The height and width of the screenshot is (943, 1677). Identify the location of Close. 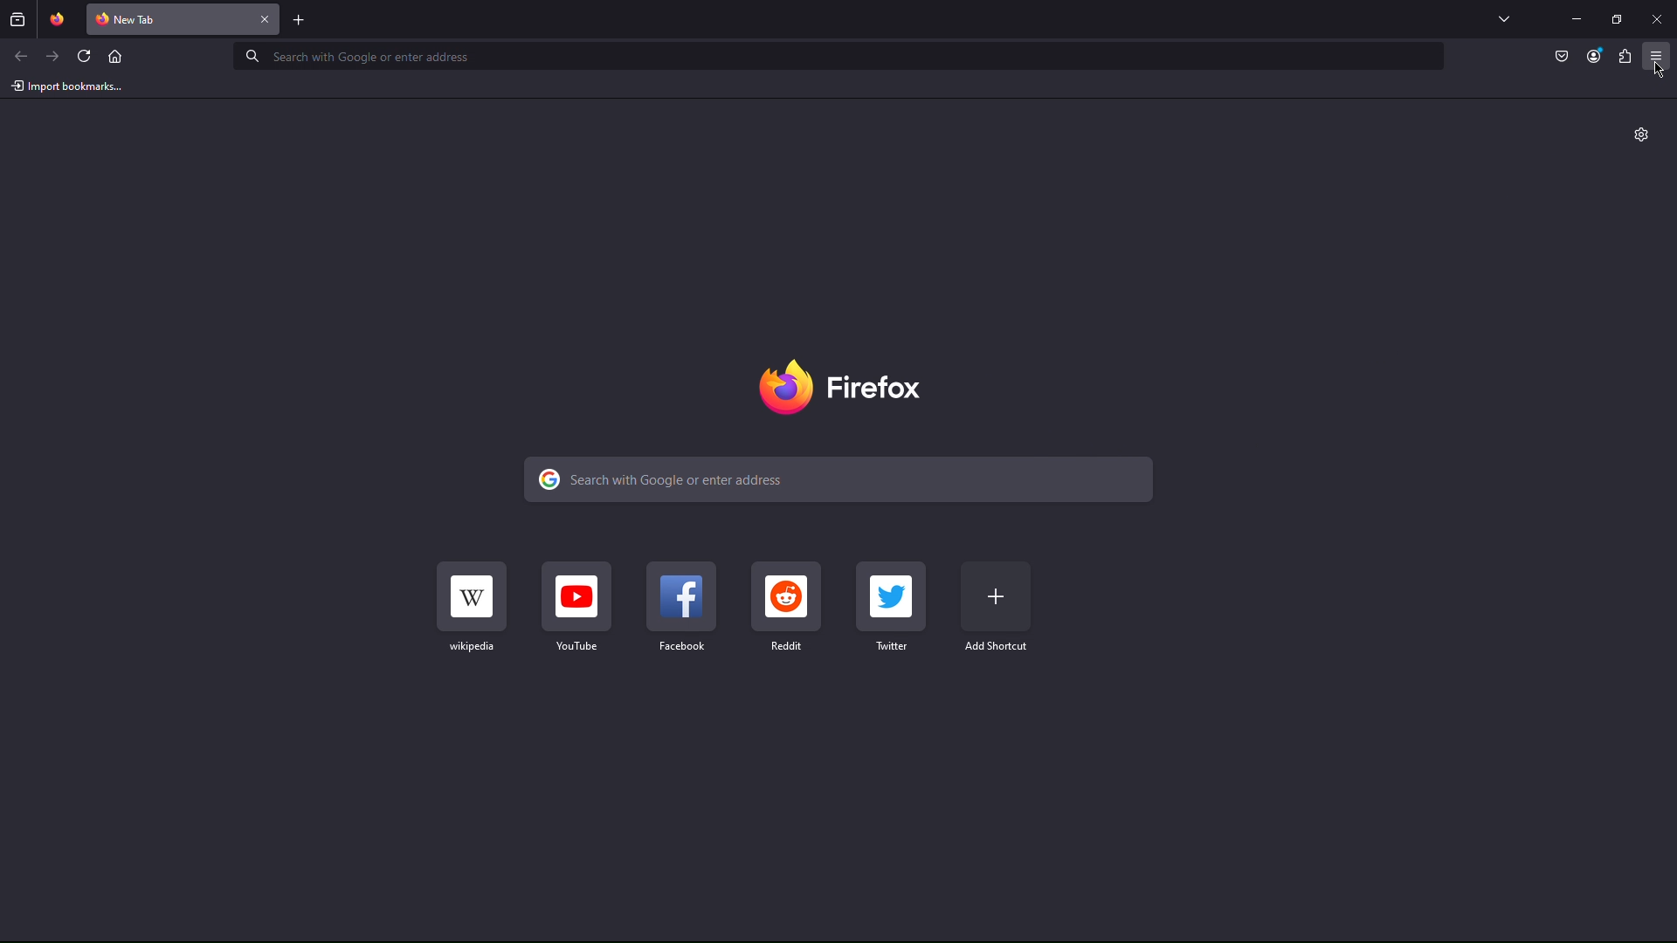
(1656, 18).